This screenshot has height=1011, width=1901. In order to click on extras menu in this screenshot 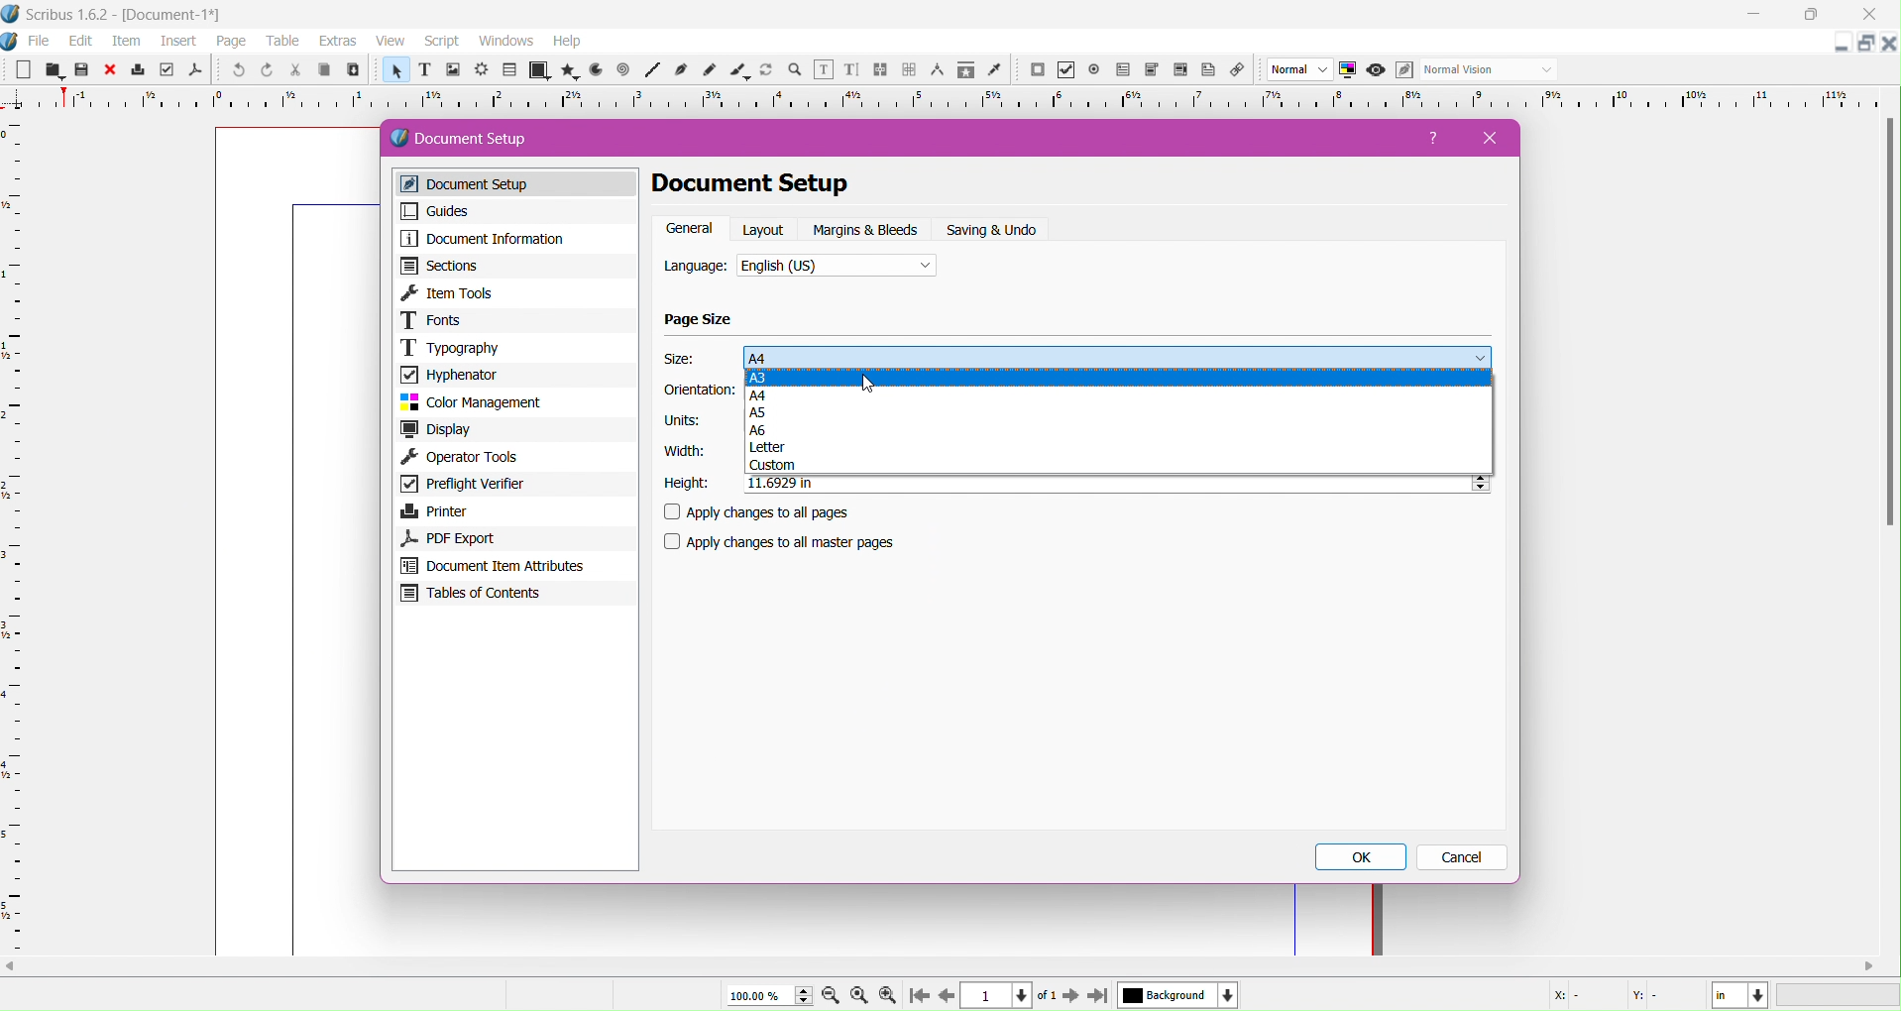, I will do `click(339, 42)`.